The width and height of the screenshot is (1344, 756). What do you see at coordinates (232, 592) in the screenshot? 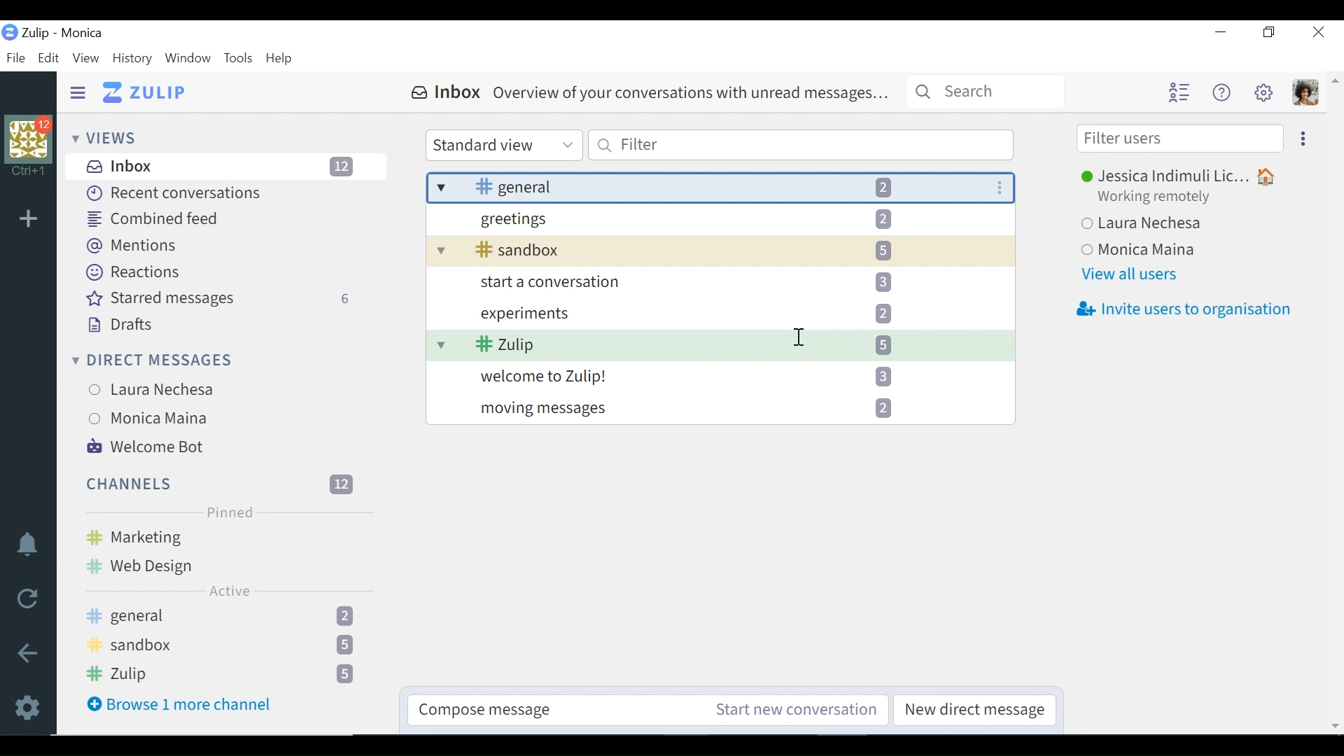
I see `Active` at bounding box center [232, 592].